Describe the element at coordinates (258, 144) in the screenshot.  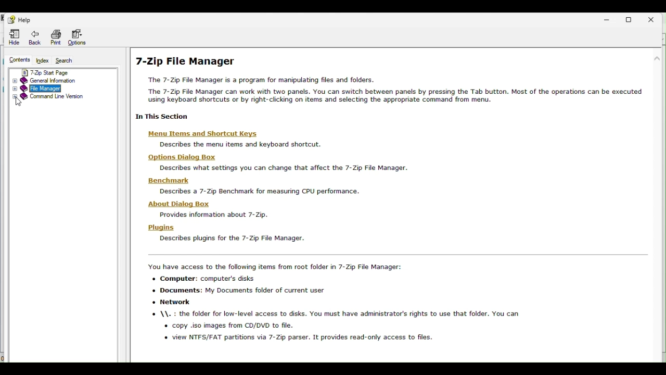
I see `description text` at that location.